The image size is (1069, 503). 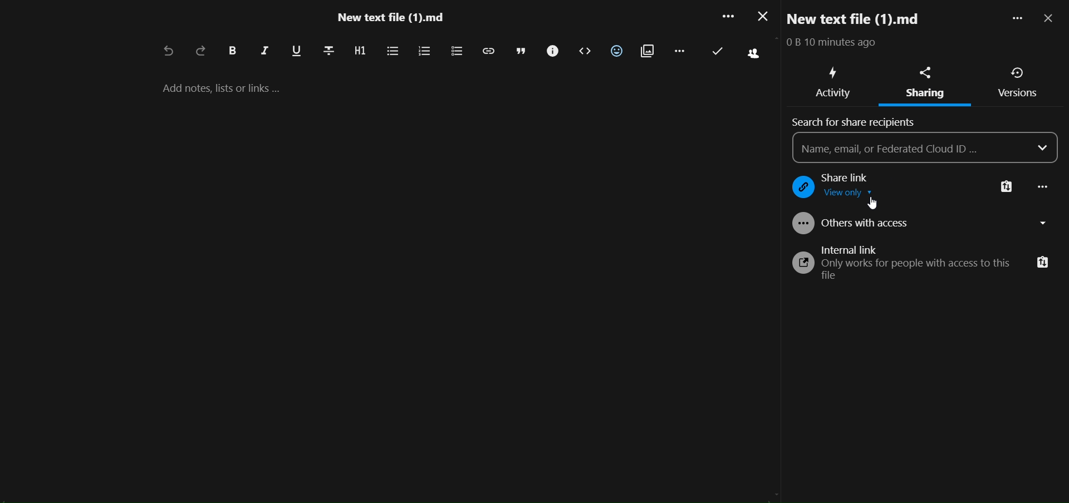 What do you see at coordinates (455, 52) in the screenshot?
I see `to do list` at bounding box center [455, 52].